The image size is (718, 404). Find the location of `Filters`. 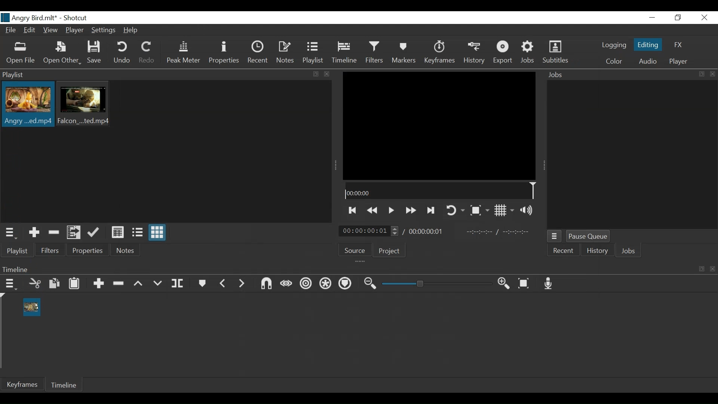

Filters is located at coordinates (50, 250).